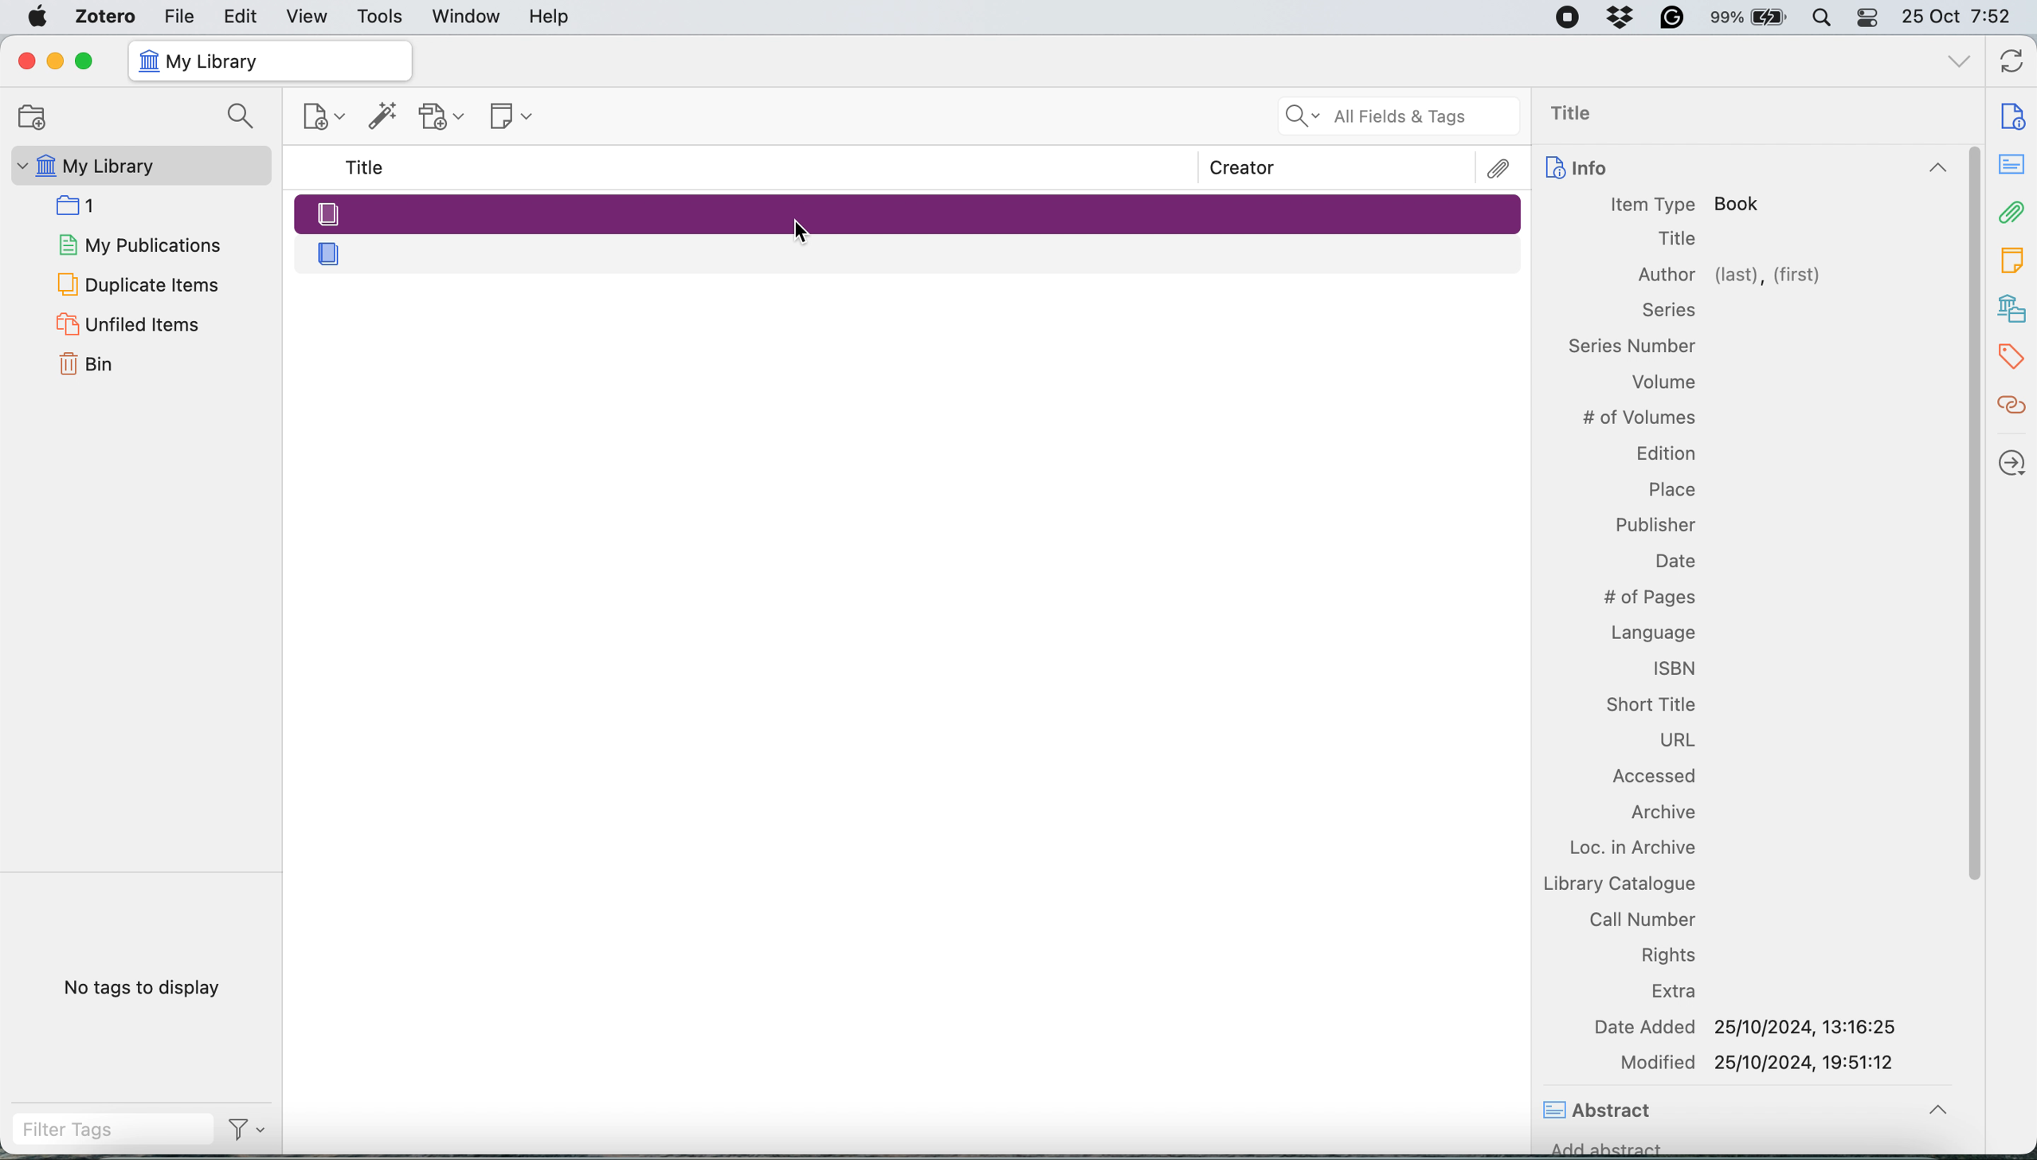 The image size is (2037, 1160). I want to click on File, so click(179, 15).